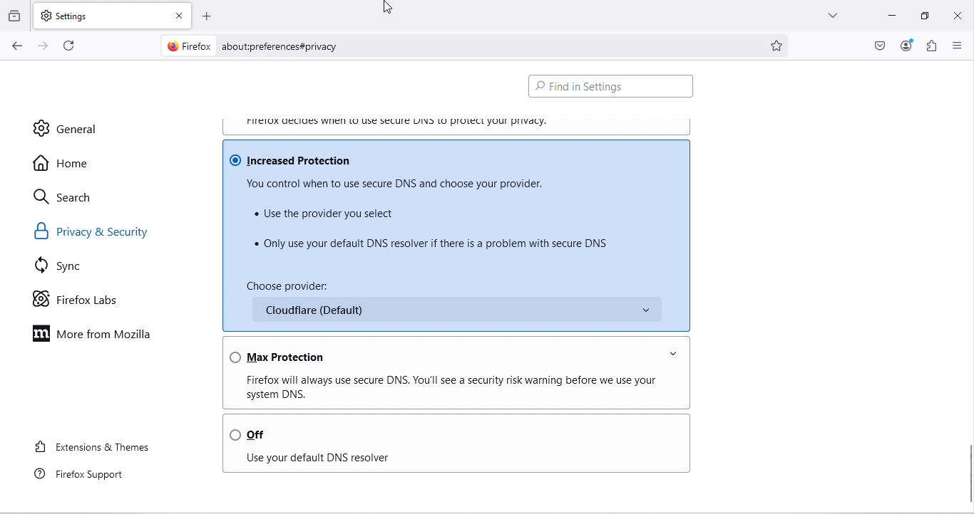  What do you see at coordinates (66, 268) in the screenshot?
I see `Sync` at bounding box center [66, 268].